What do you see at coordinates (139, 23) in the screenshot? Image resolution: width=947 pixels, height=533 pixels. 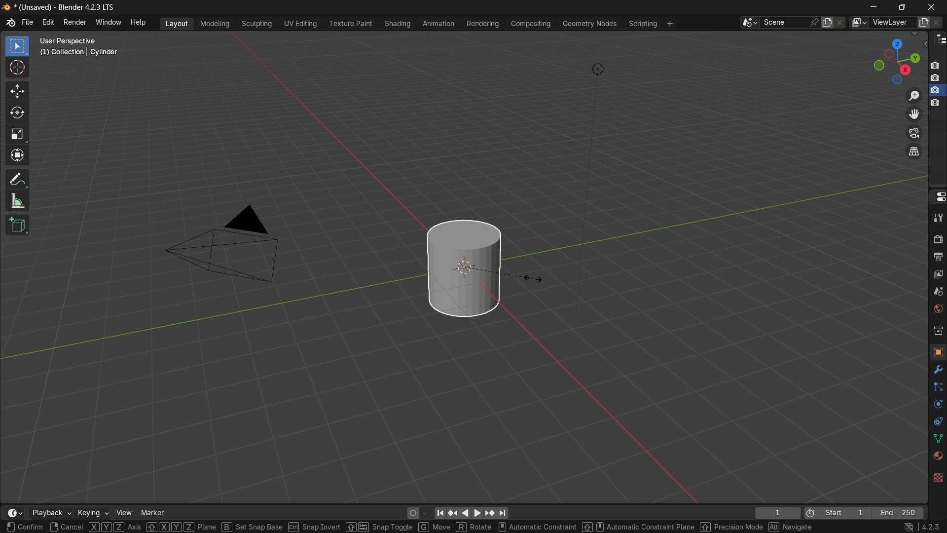 I see `help menu` at bounding box center [139, 23].